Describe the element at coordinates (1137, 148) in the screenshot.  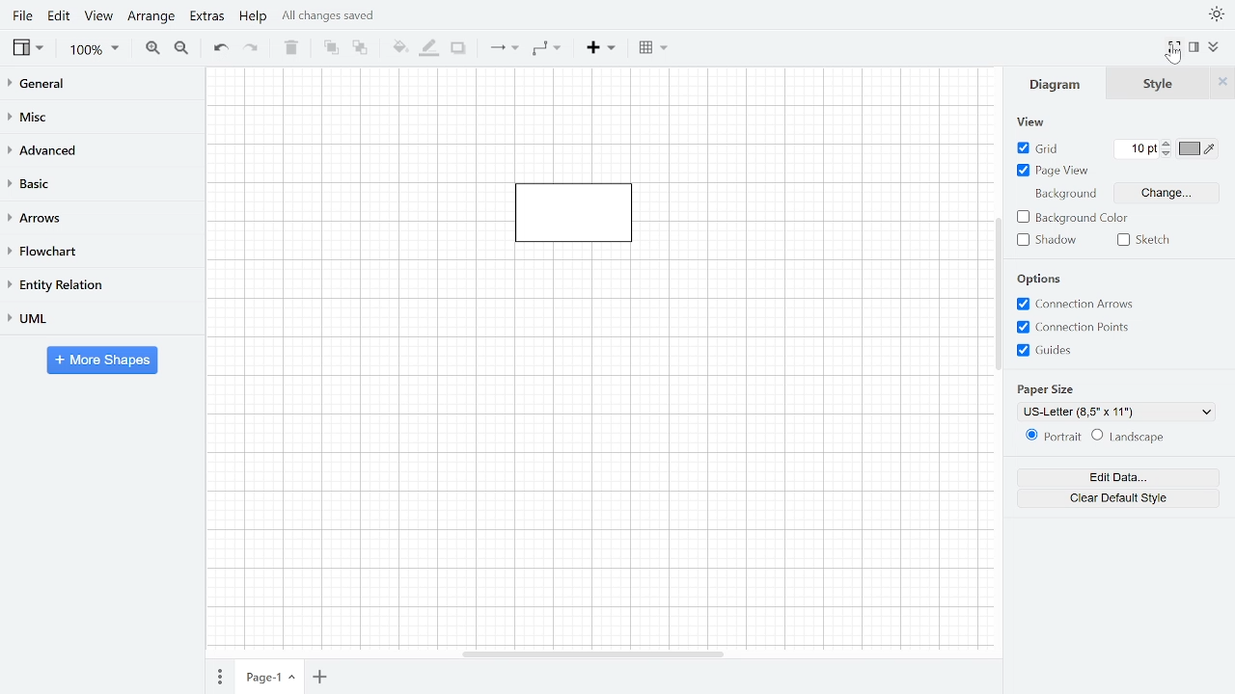
I see `Grid pt` at that location.